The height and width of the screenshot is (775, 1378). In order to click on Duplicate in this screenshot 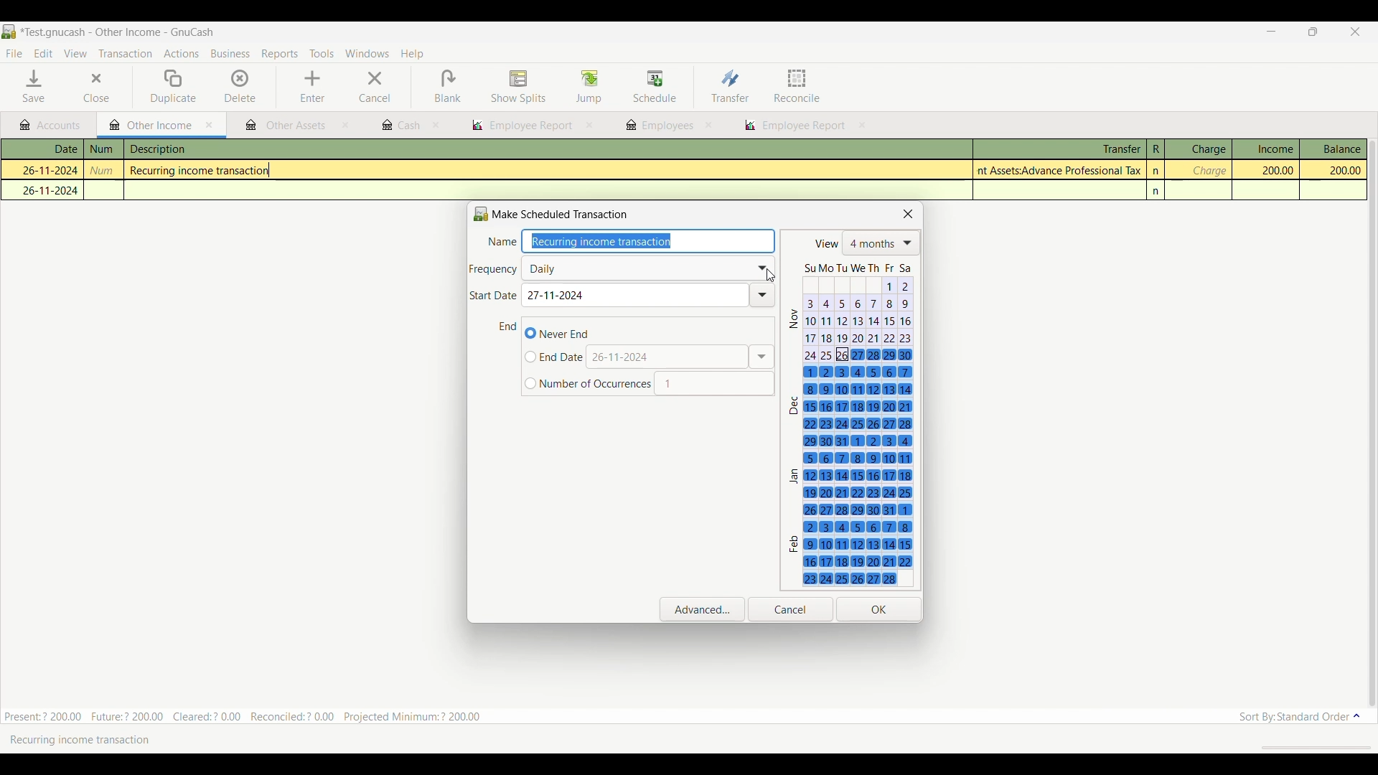, I will do `click(174, 87)`.